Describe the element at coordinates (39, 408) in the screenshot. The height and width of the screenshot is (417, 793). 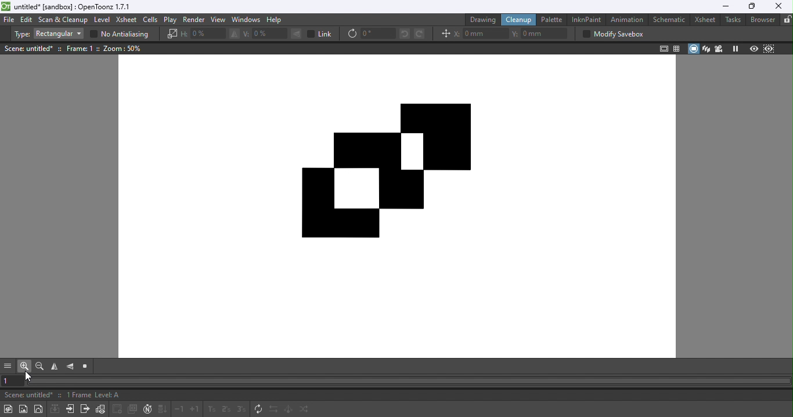
I see `New vector level` at that location.